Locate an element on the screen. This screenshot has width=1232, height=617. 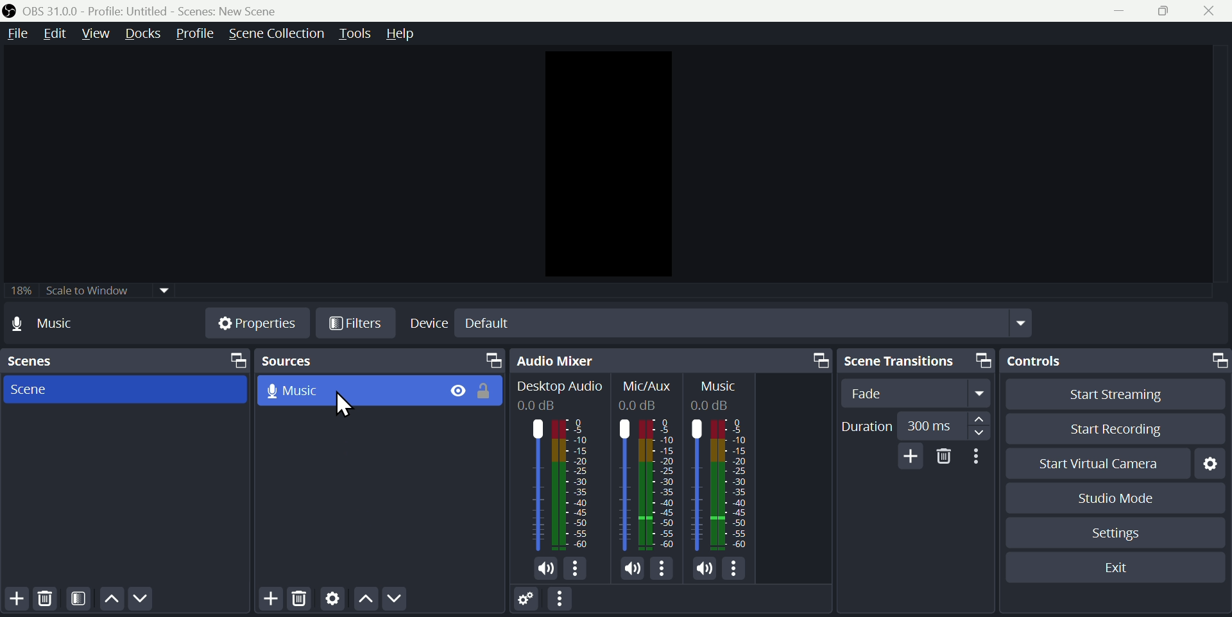
Controls is located at coordinates (1115, 358).